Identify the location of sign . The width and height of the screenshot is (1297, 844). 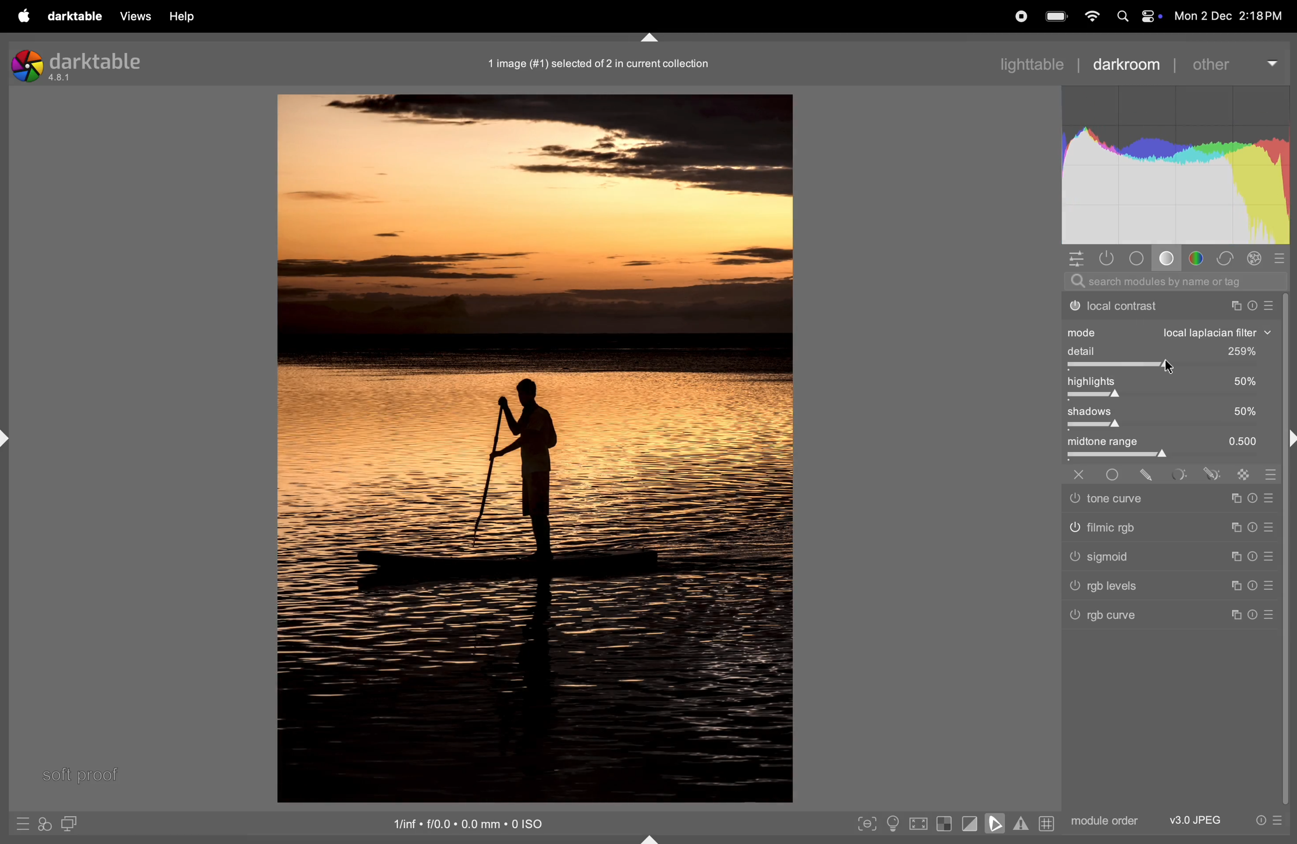
(1238, 502).